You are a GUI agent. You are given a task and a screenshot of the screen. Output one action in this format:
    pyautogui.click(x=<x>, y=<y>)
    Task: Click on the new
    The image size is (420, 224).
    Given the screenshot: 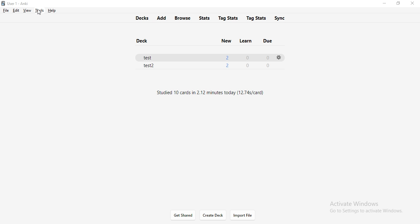 What is the action you would take?
    pyautogui.click(x=226, y=40)
    